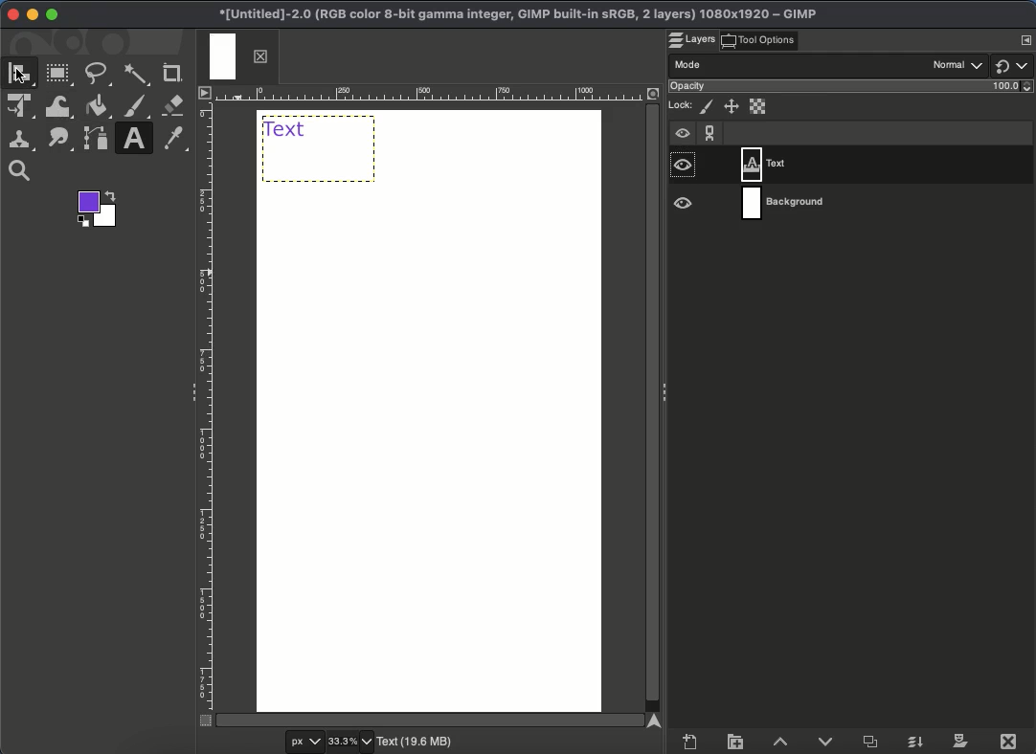 The height and width of the screenshot is (754, 1036). I want to click on Create layer group, so click(735, 741).